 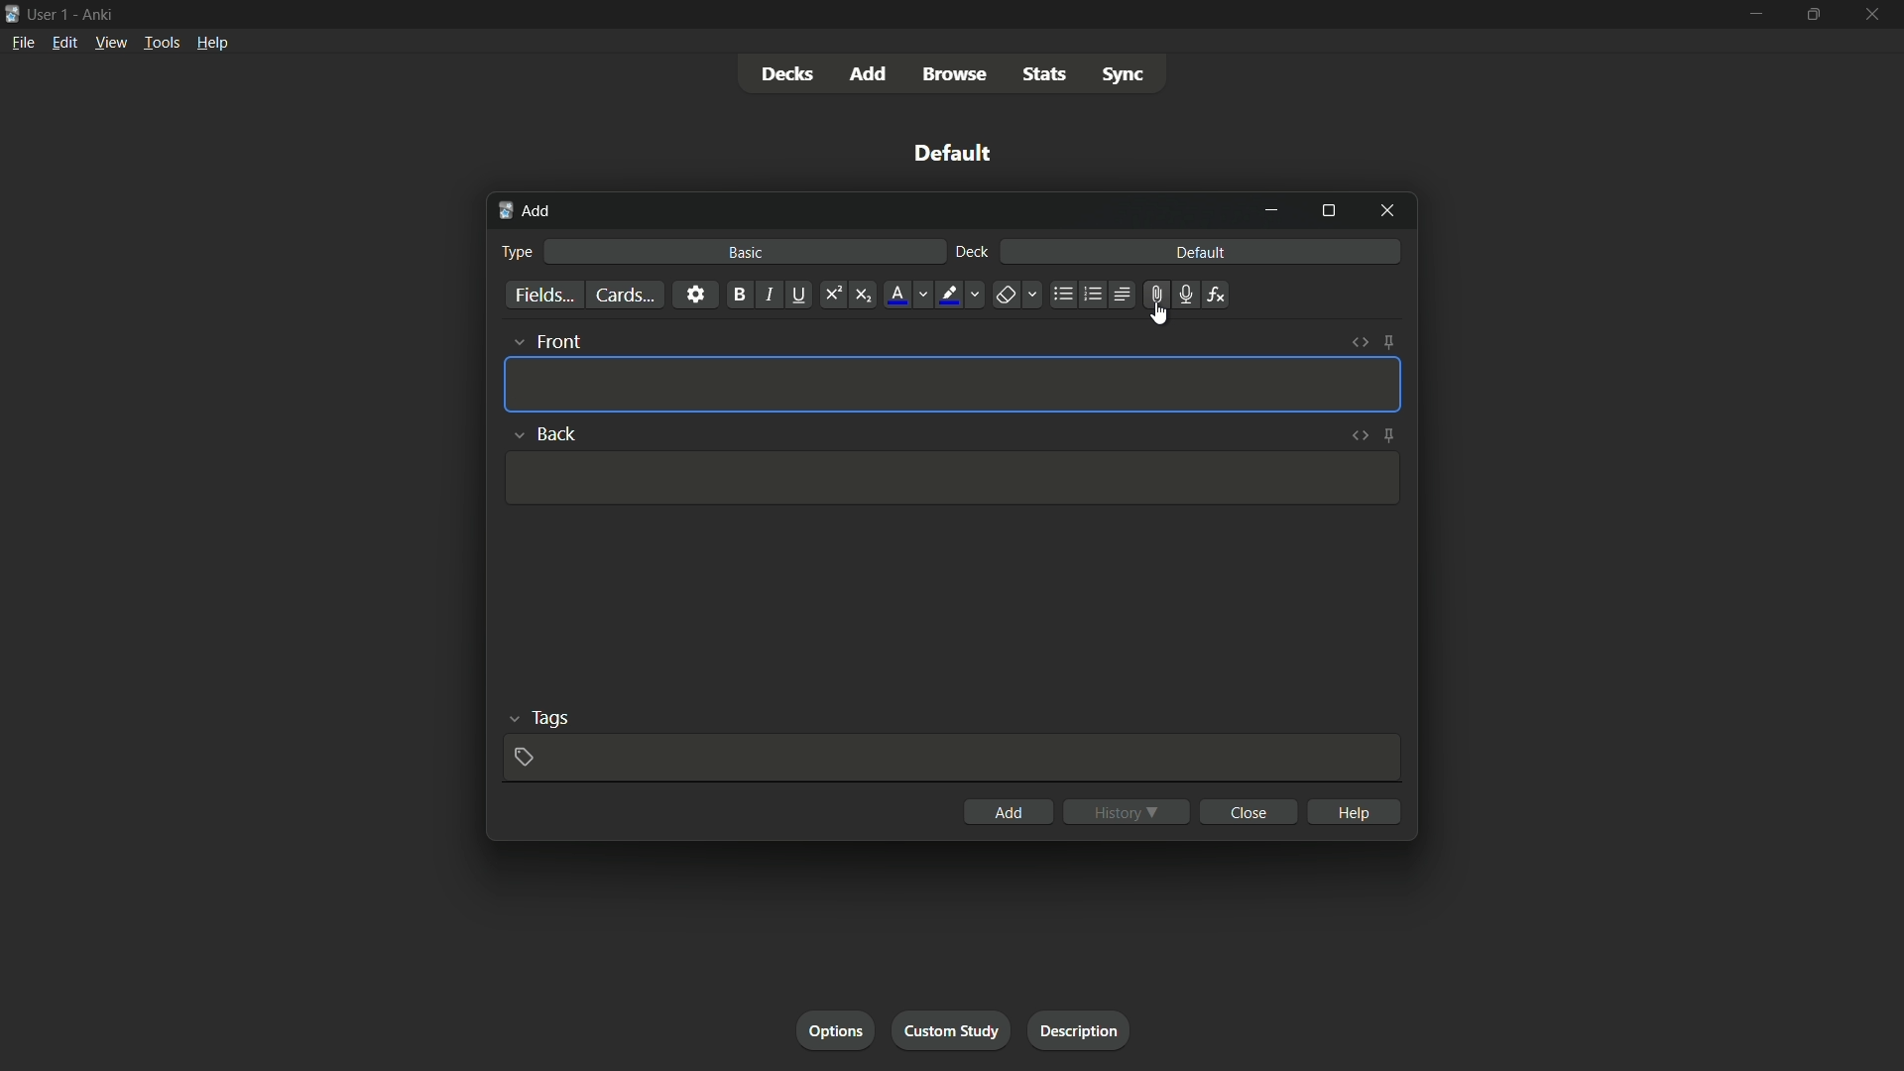 I want to click on attachment, so click(x=1156, y=294).